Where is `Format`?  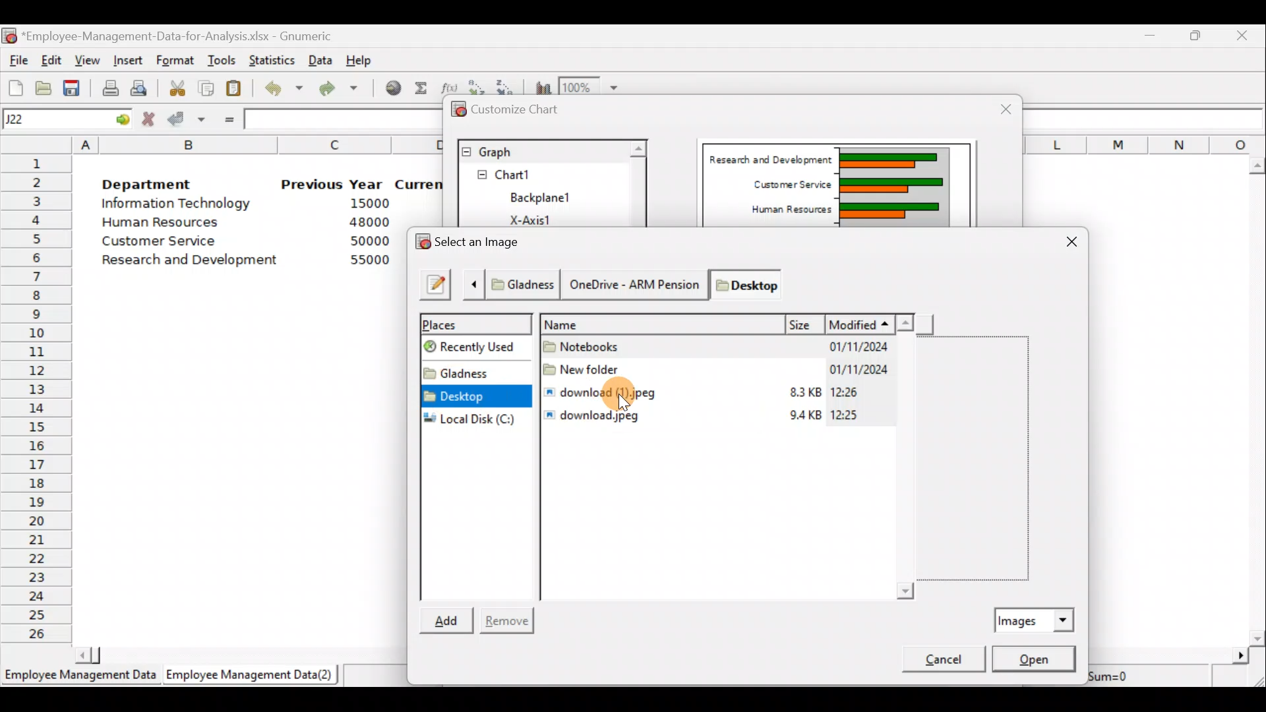
Format is located at coordinates (177, 59).